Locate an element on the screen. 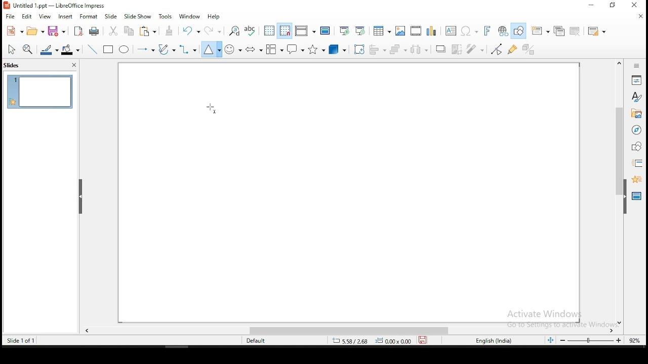  view is located at coordinates (45, 17).